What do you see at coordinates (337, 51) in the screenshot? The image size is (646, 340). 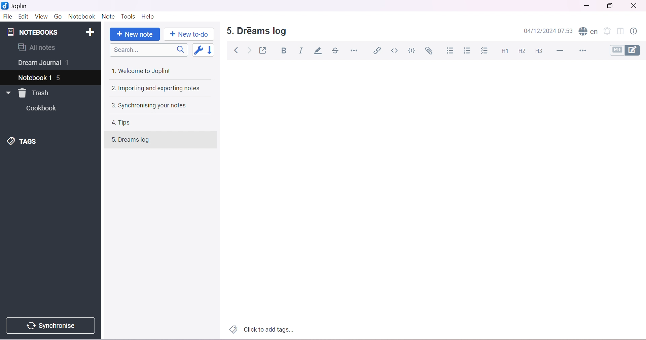 I see `Strikethrough` at bounding box center [337, 51].